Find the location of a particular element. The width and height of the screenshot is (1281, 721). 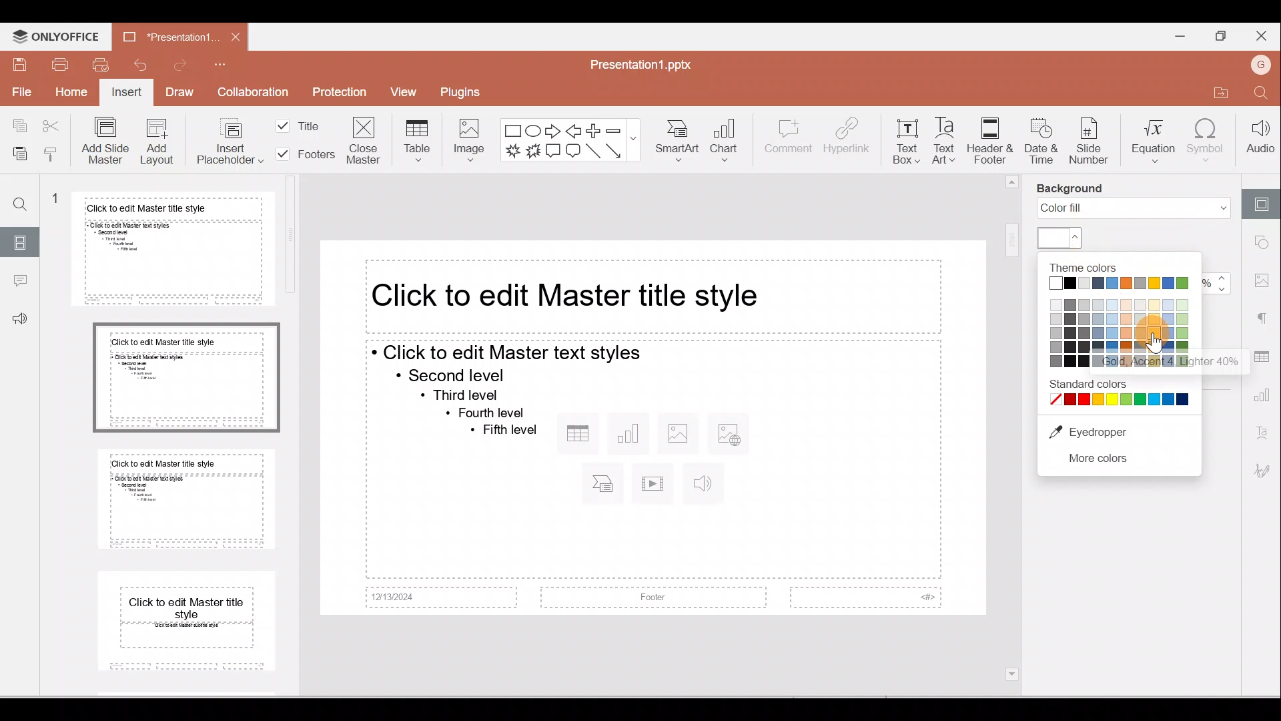

Theme colour palette is located at coordinates (1118, 314).